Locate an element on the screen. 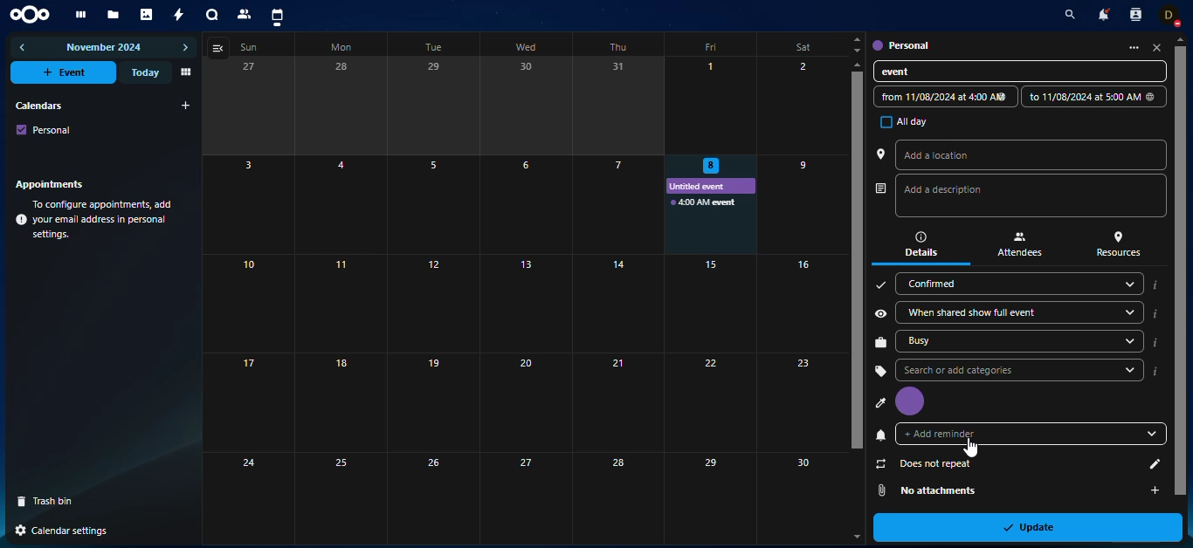  profile is located at coordinates (880, 404).